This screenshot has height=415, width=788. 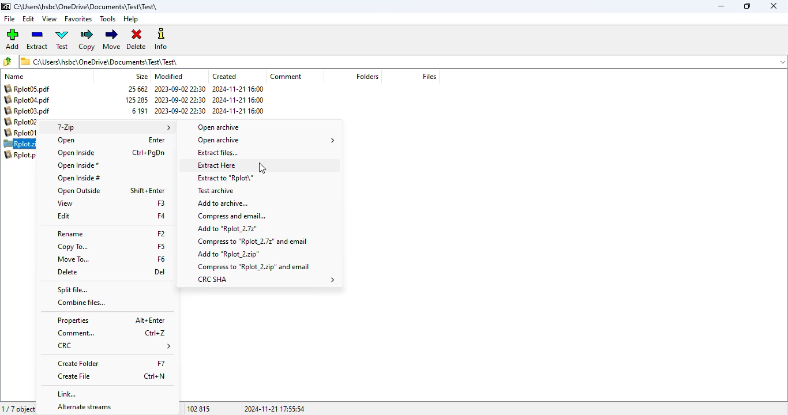 What do you see at coordinates (5, 6) in the screenshot?
I see `logo` at bounding box center [5, 6].